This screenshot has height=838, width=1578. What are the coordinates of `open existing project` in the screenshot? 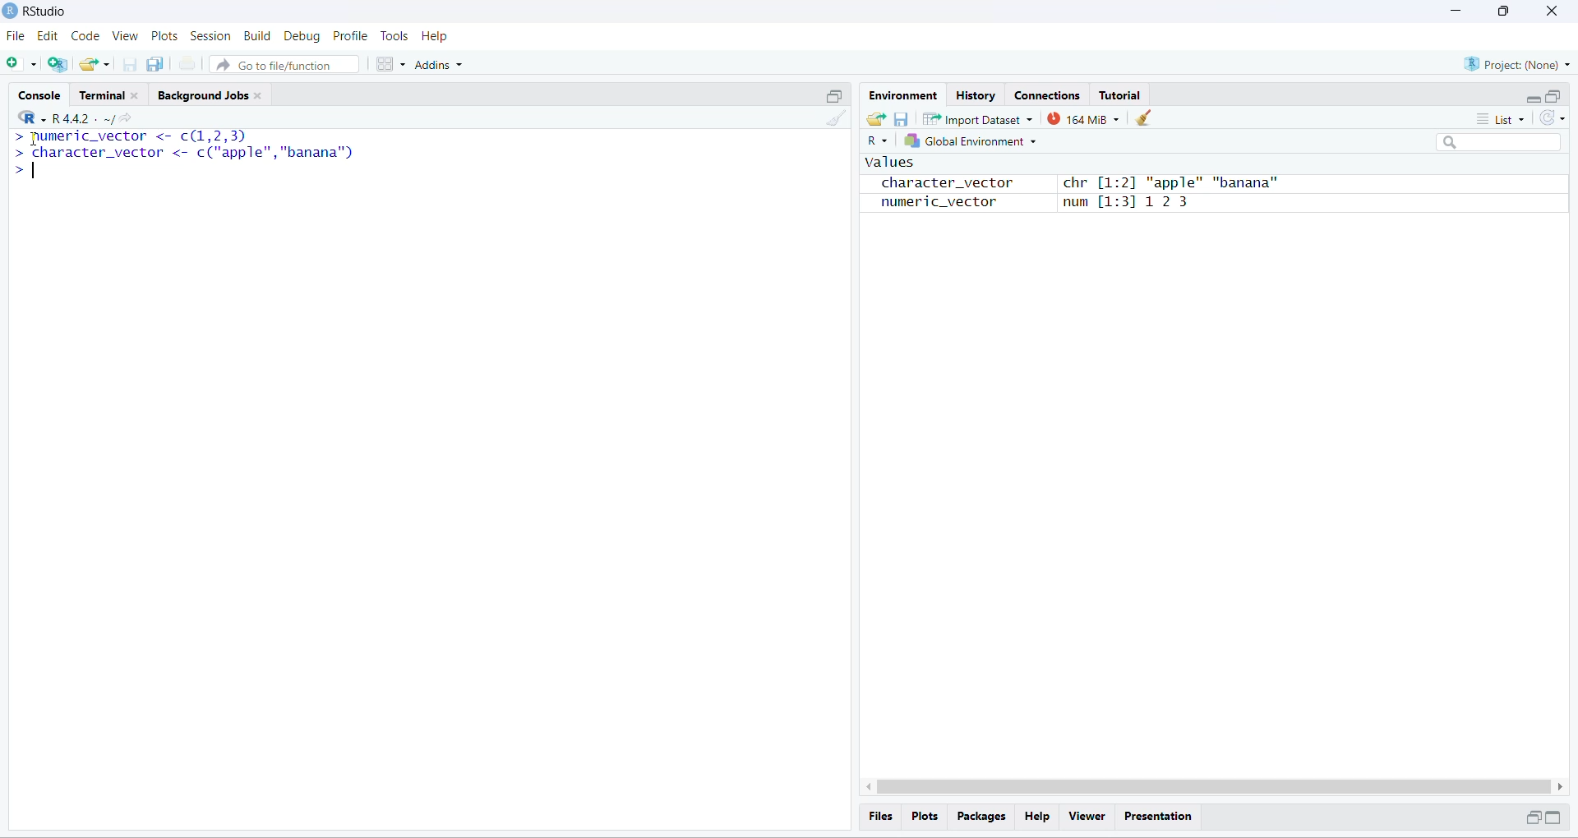 It's located at (95, 63).